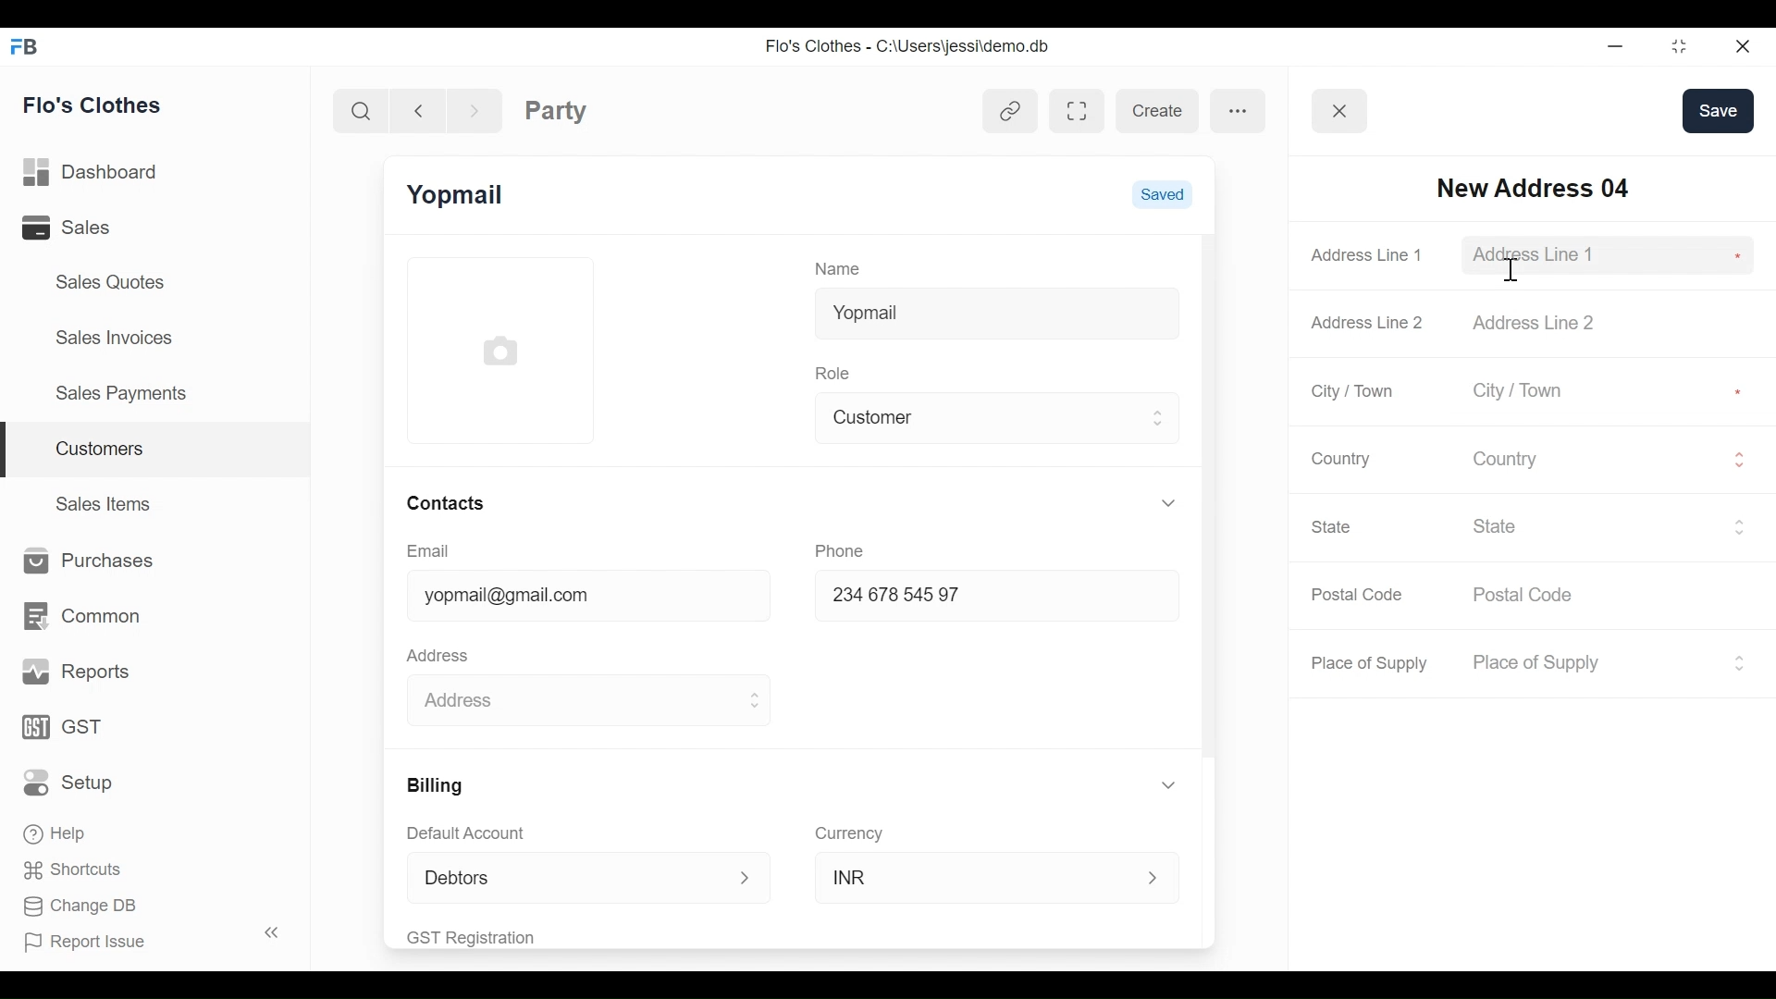 The width and height of the screenshot is (1776, 999). What do you see at coordinates (444, 502) in the screenshot?
I see `Contacts` at bounding box center [444, 502].